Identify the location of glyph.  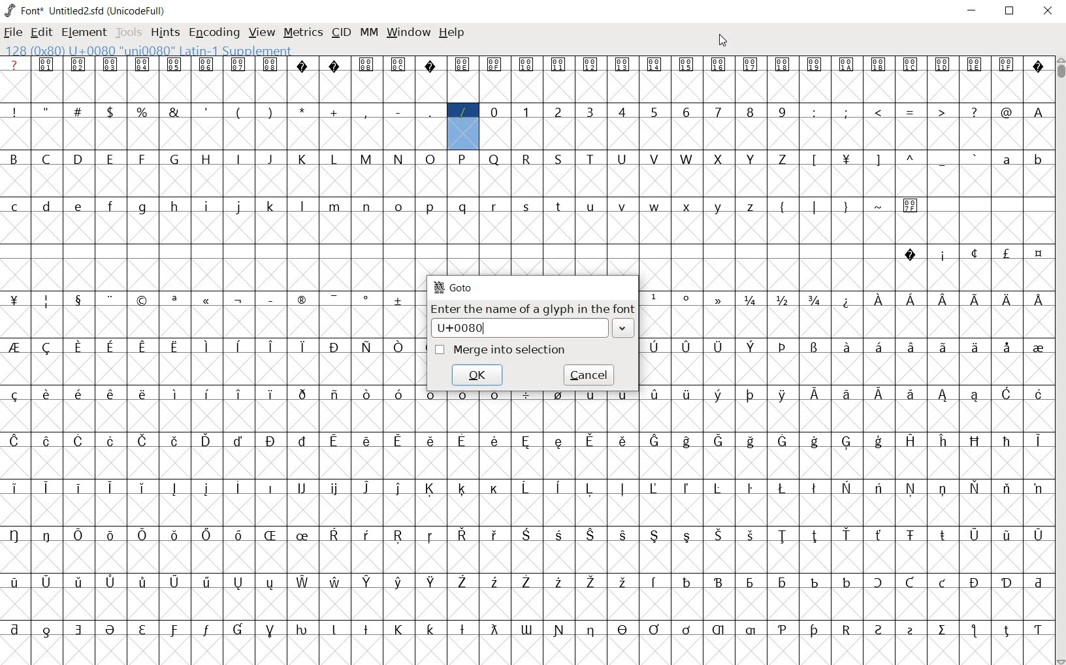
(46, 206).